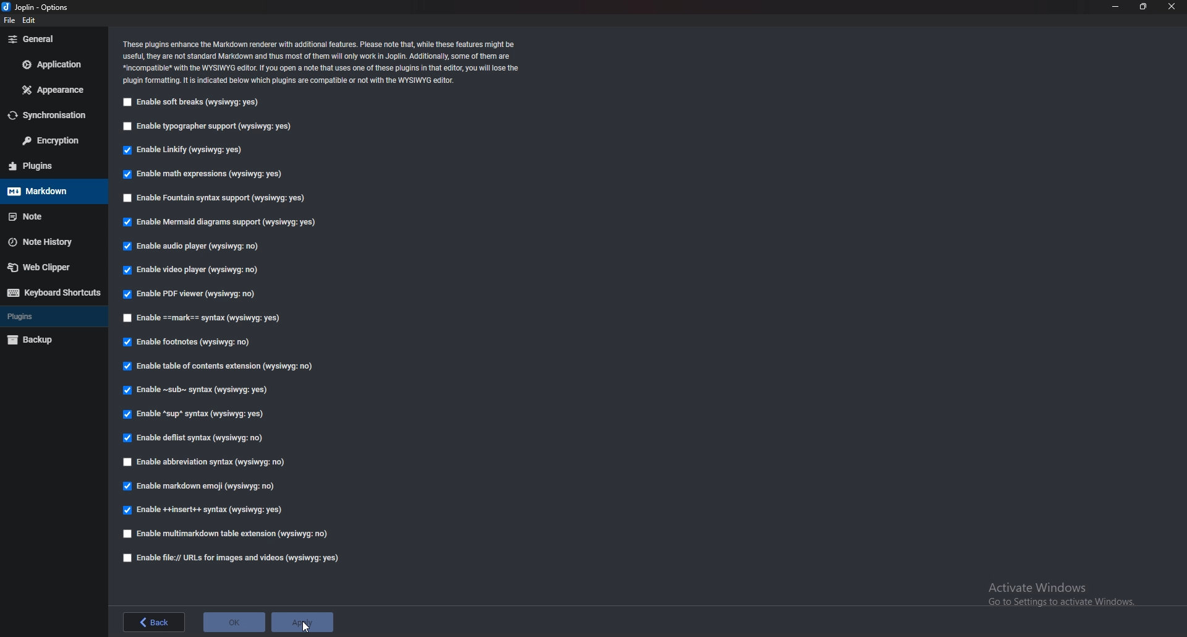  I want to click on Enable insert syntax, so click(203, 509).